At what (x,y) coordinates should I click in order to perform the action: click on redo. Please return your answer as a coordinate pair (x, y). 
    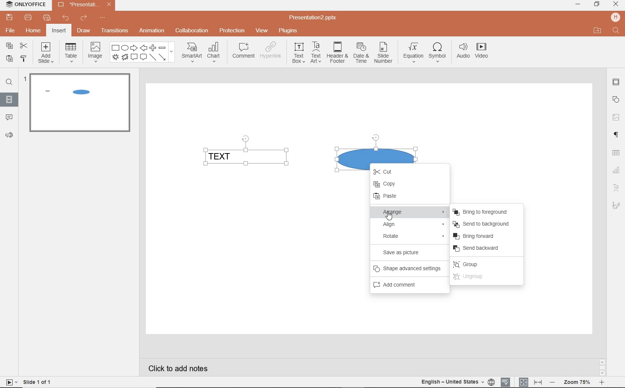
    Looking at the image, I should click on (83, 19).